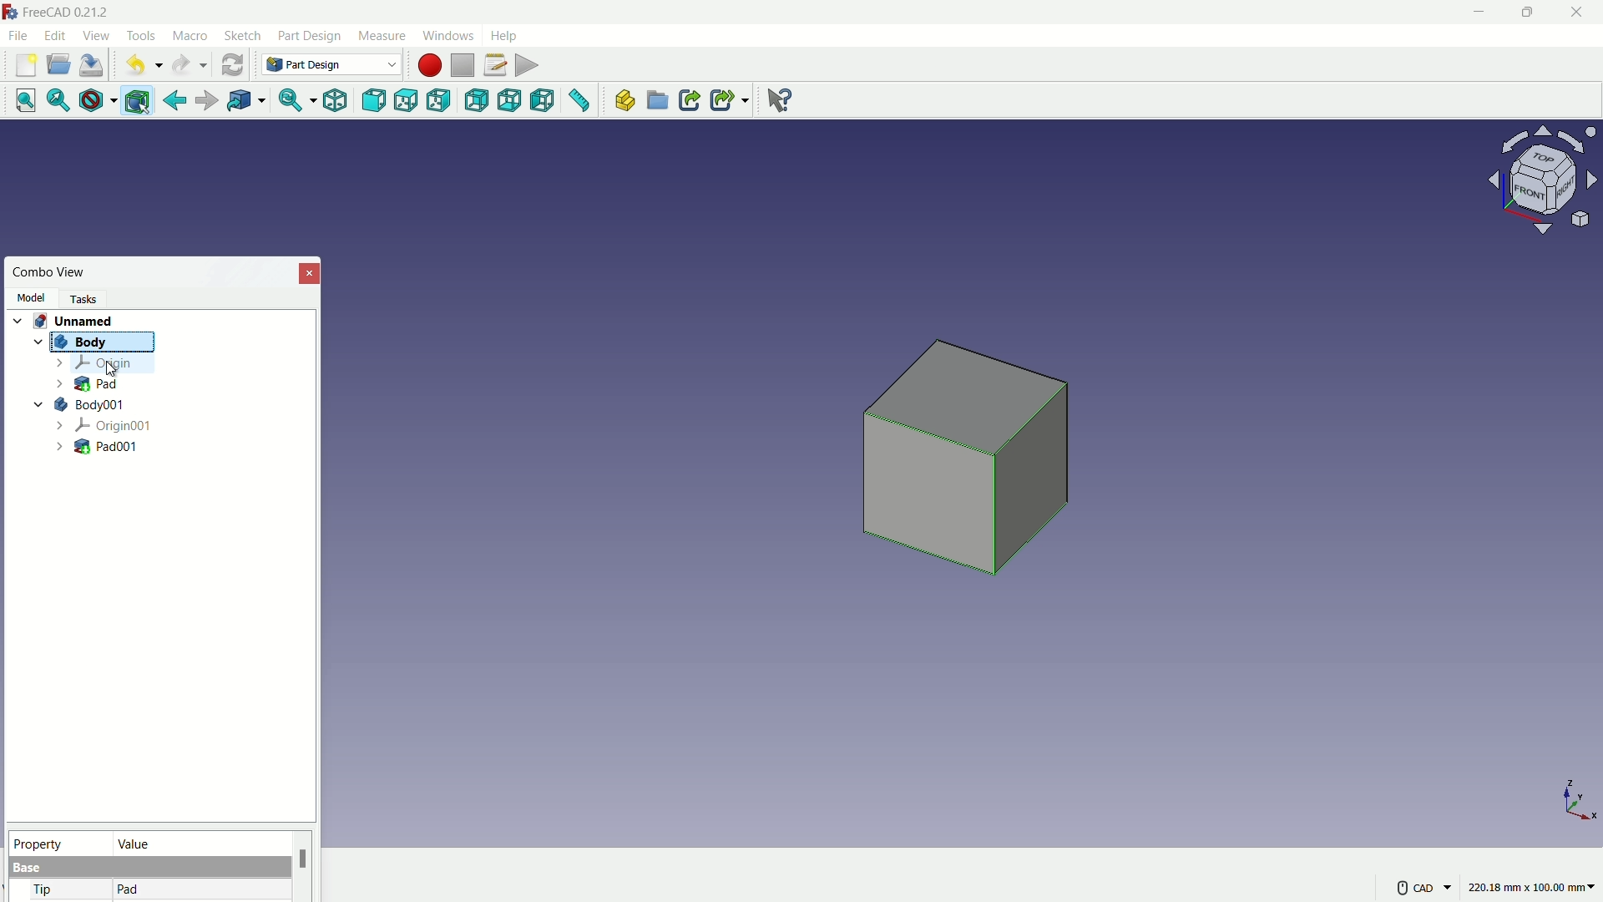 This screenshot has width=1603, height=902. What do you see at coordinates (1525, 12) in the screenshot?
I see `maximize or restore` at bounding box center [1525, 12].